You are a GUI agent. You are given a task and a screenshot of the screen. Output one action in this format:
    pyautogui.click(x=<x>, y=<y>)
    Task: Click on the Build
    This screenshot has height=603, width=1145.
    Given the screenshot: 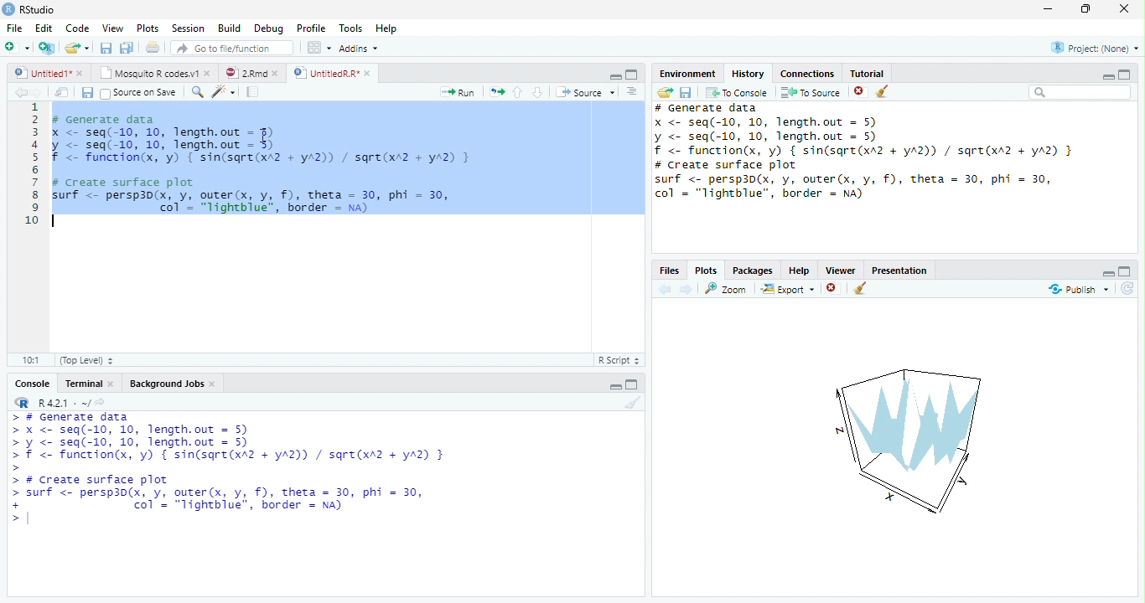 What is the action you would take?
    pyautogui.click(x=229, y=28)
    